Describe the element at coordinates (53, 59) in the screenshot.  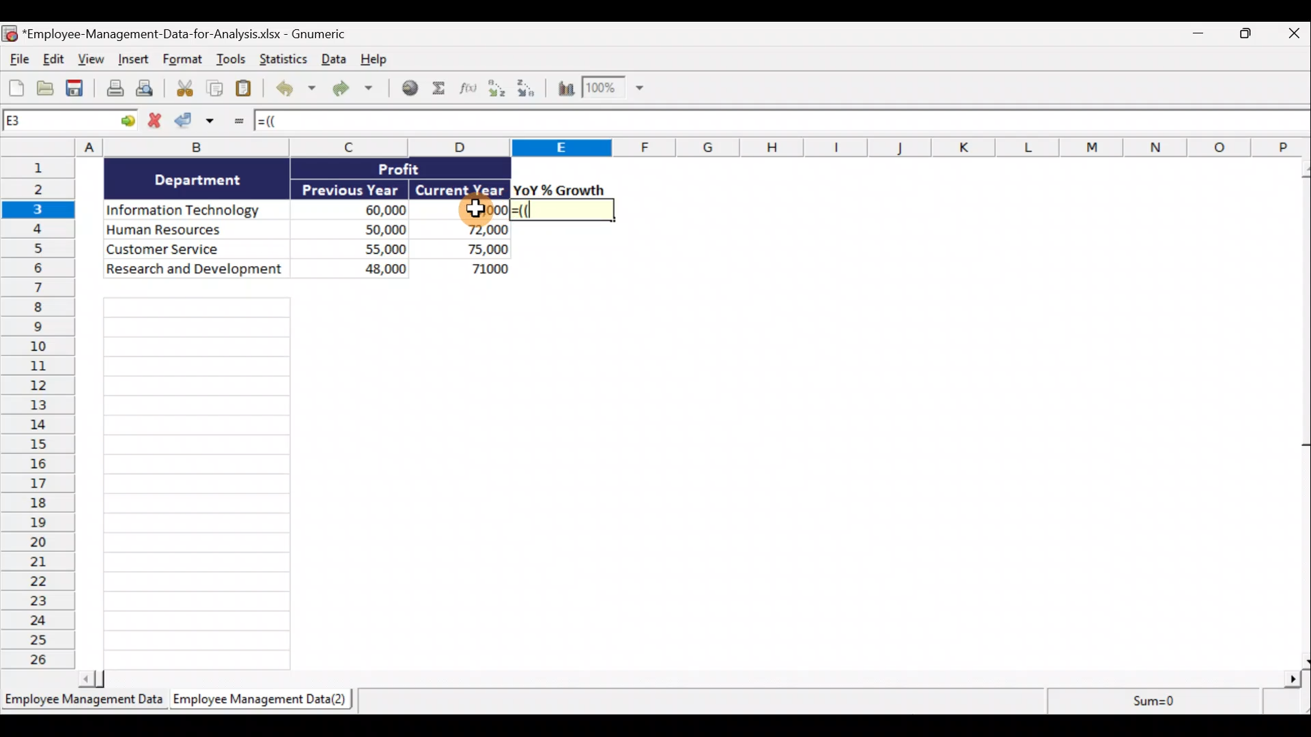
I see `Edit` at that location.